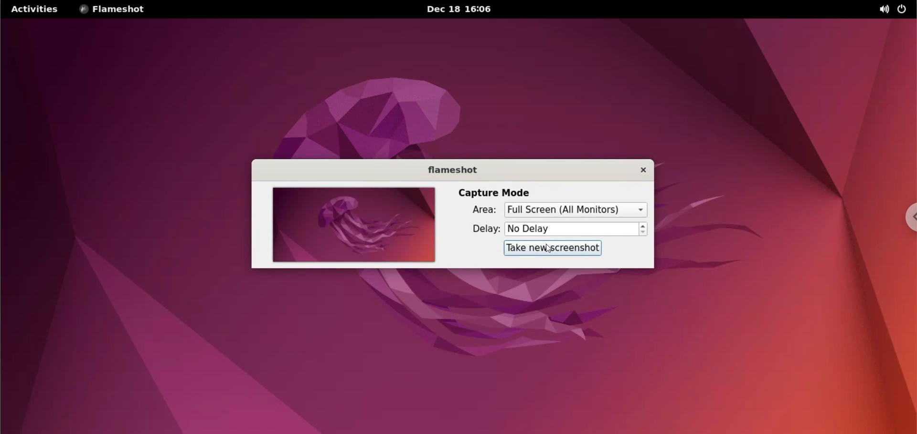 This screenshot has width=917, height=434. I want to click on capture model label, so click(494, 192).